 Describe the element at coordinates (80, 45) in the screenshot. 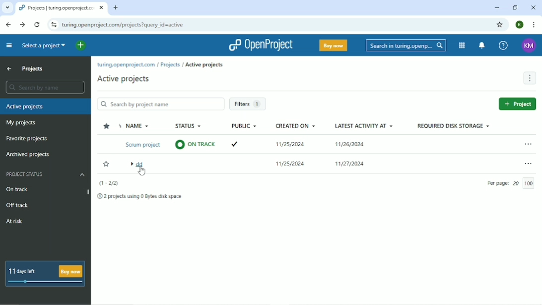

I see `Open quick add menu` at that location.